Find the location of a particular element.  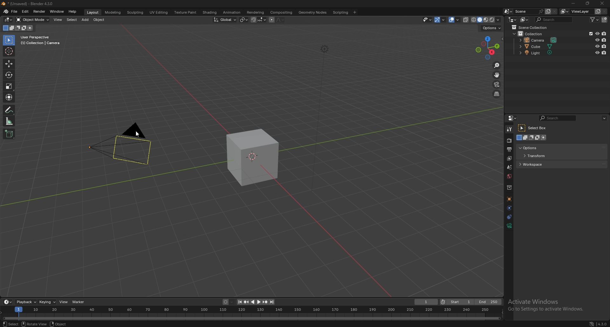

layer is located at coordinates (509, 158).